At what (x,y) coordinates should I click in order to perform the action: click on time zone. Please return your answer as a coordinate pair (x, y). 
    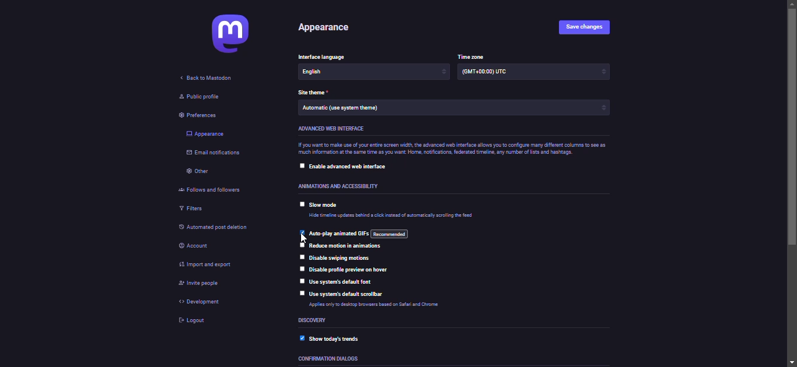
    Looking at the image, I should click on (471, 57).